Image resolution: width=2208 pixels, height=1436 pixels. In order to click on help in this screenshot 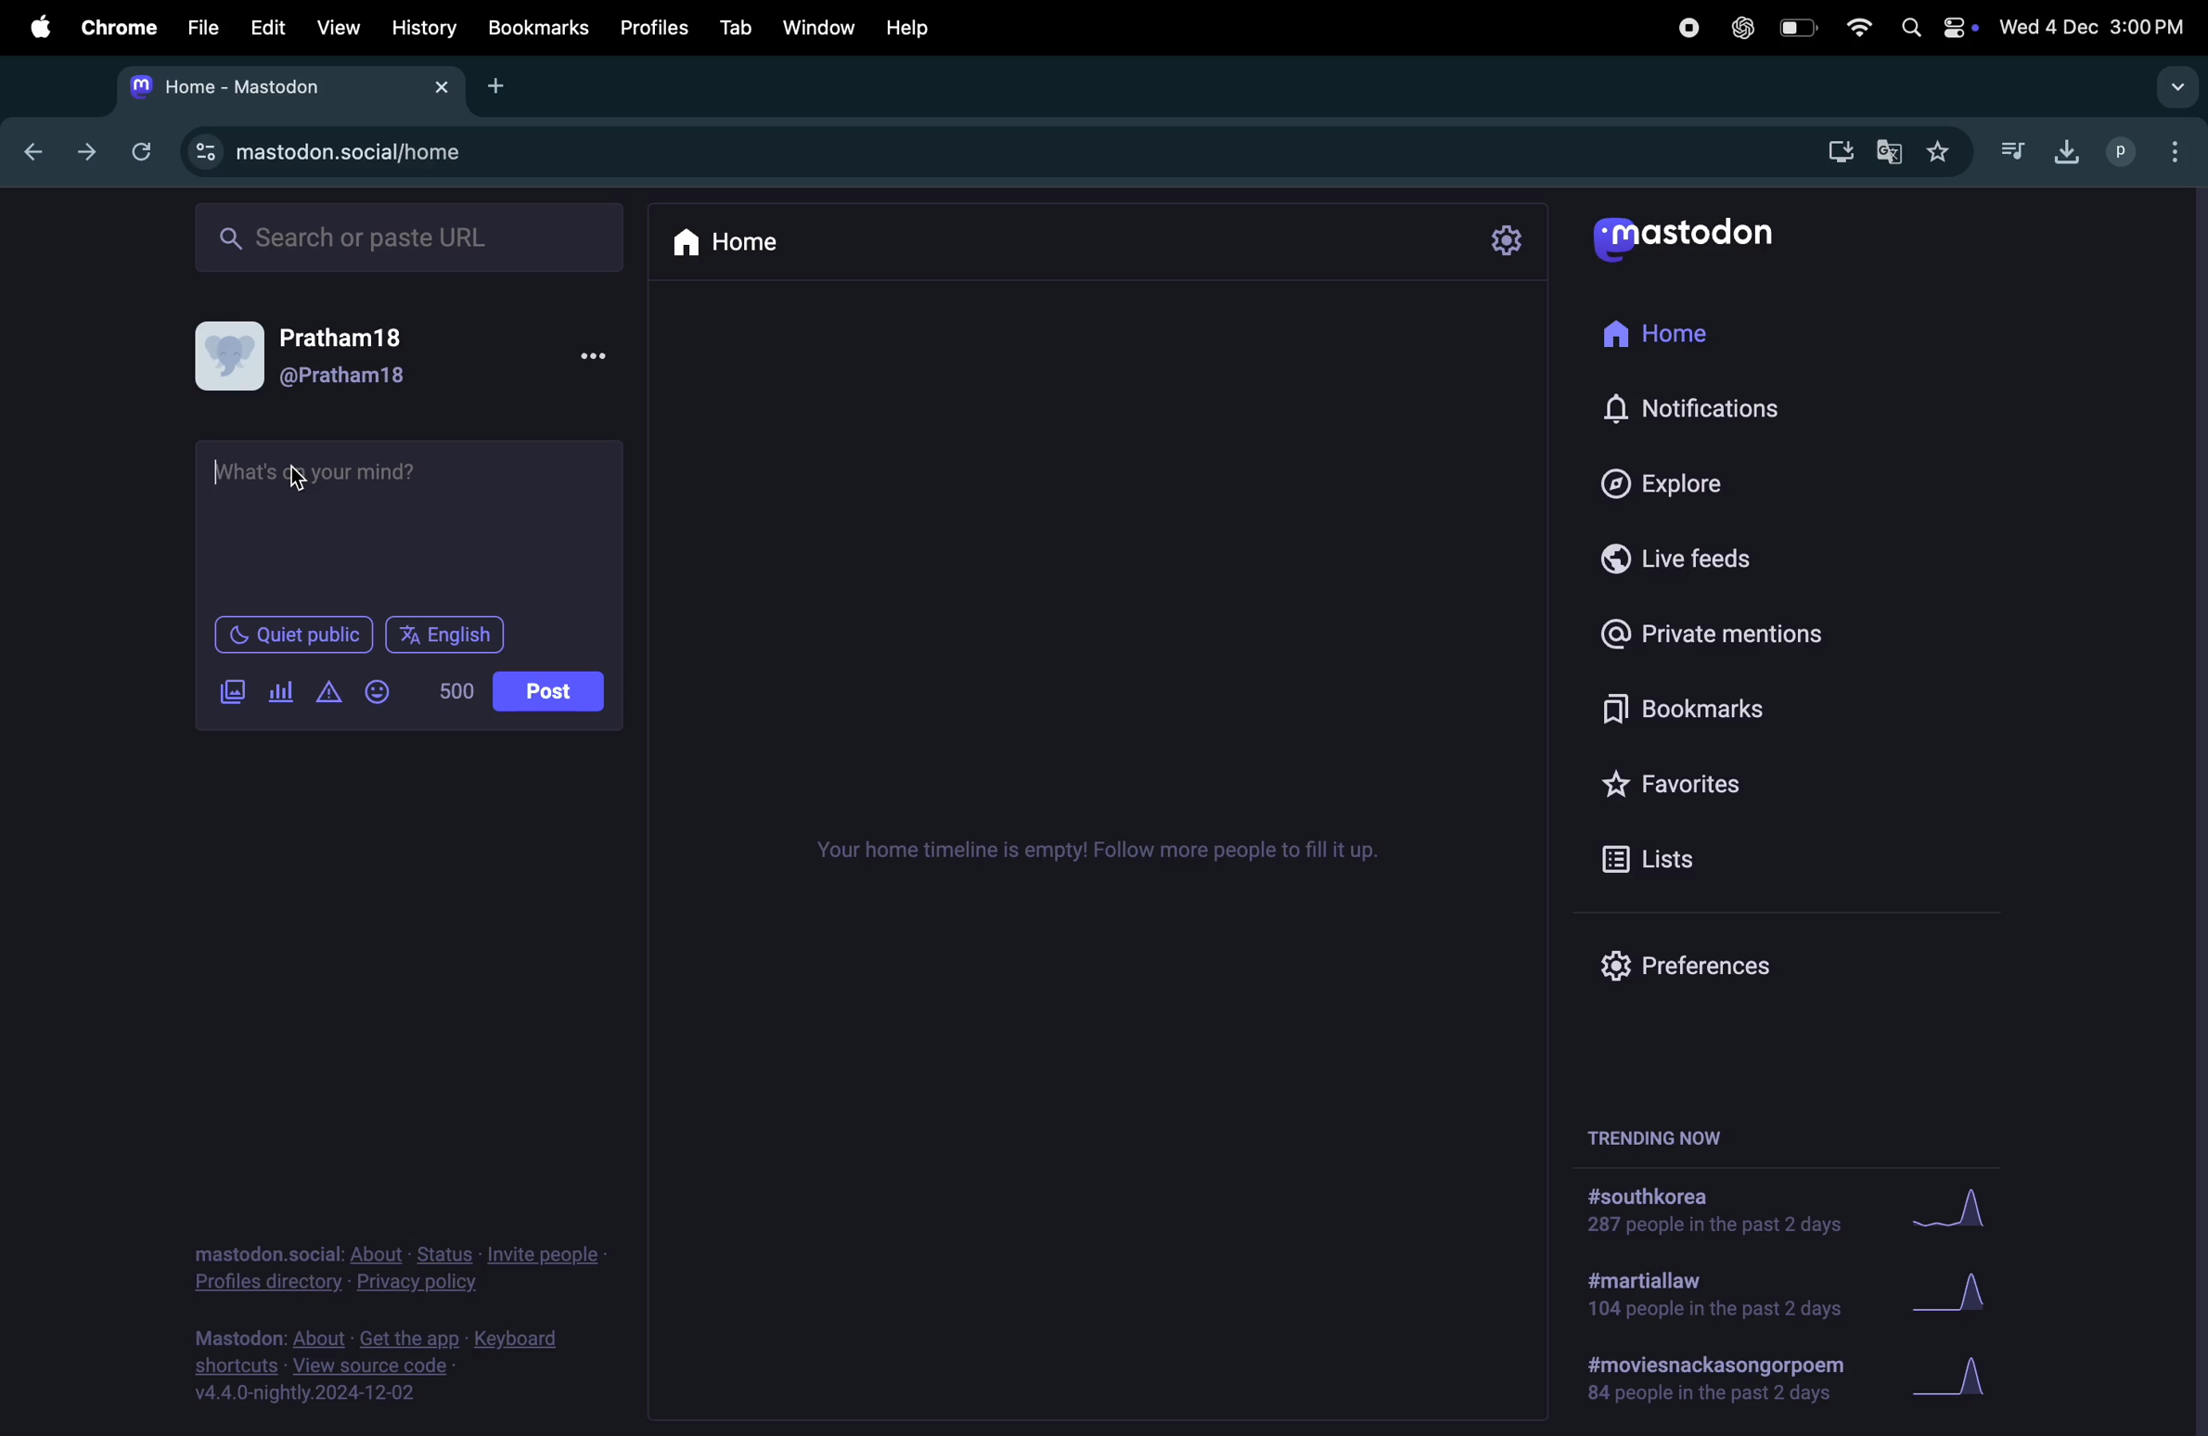, I will do `click(916, 28)`.